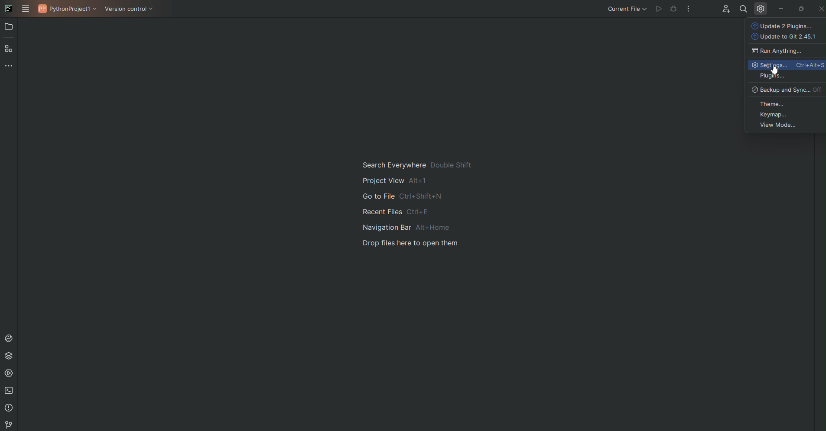 This screenshot has width=826, height=431. I want to click on Minimize, so click(779, 10).